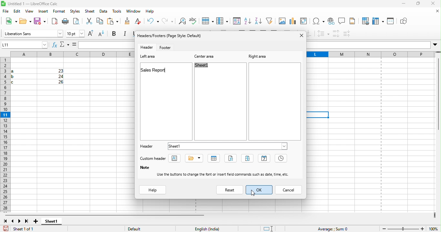 This screenshot has width=441, height=232. Describe the element at coordinates (404, 22) in the screenshot. I see `show draw function` at that location.